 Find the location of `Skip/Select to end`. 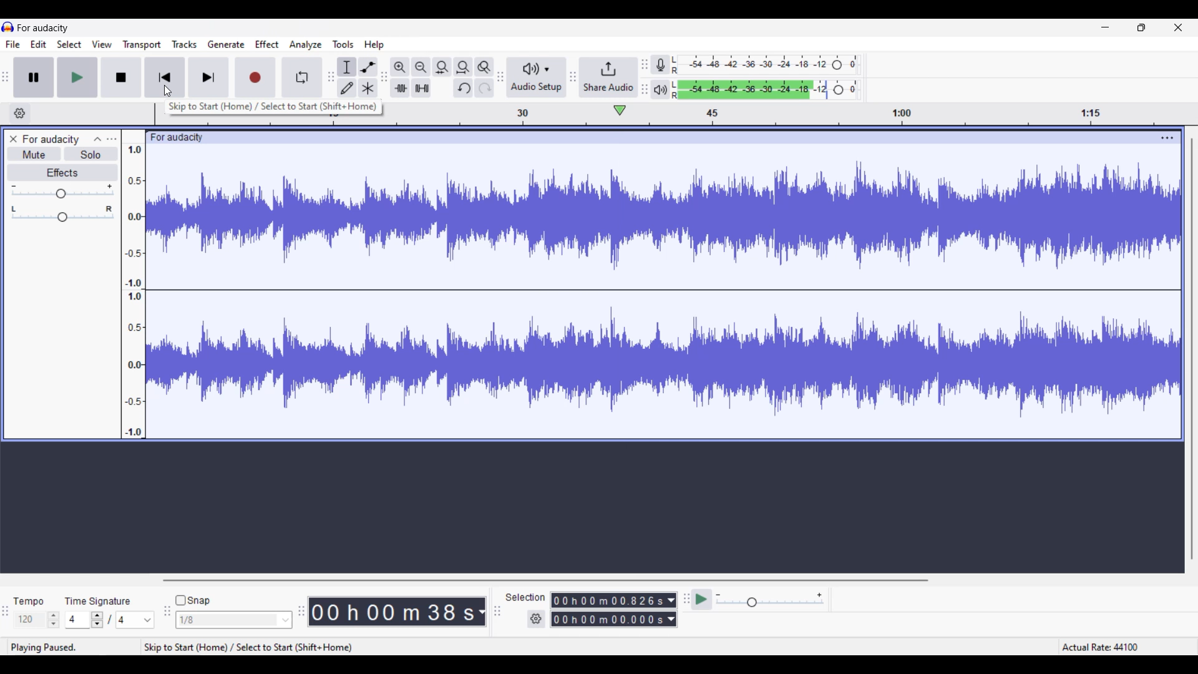

Skip/Select to end is located at coordinates (208, 77).